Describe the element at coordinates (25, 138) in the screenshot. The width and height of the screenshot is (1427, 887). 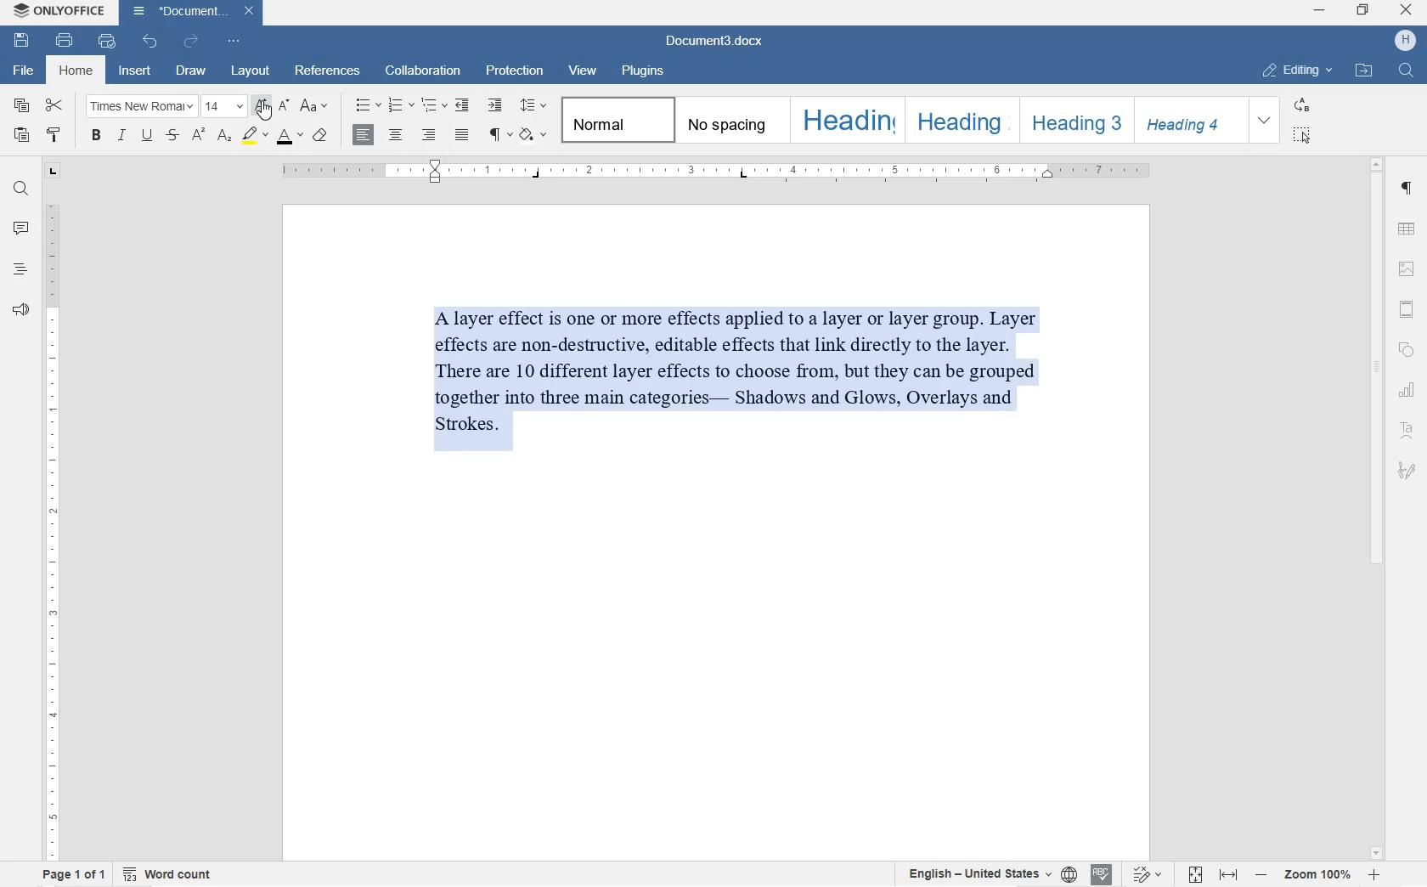
I see `PASTE` at that location.